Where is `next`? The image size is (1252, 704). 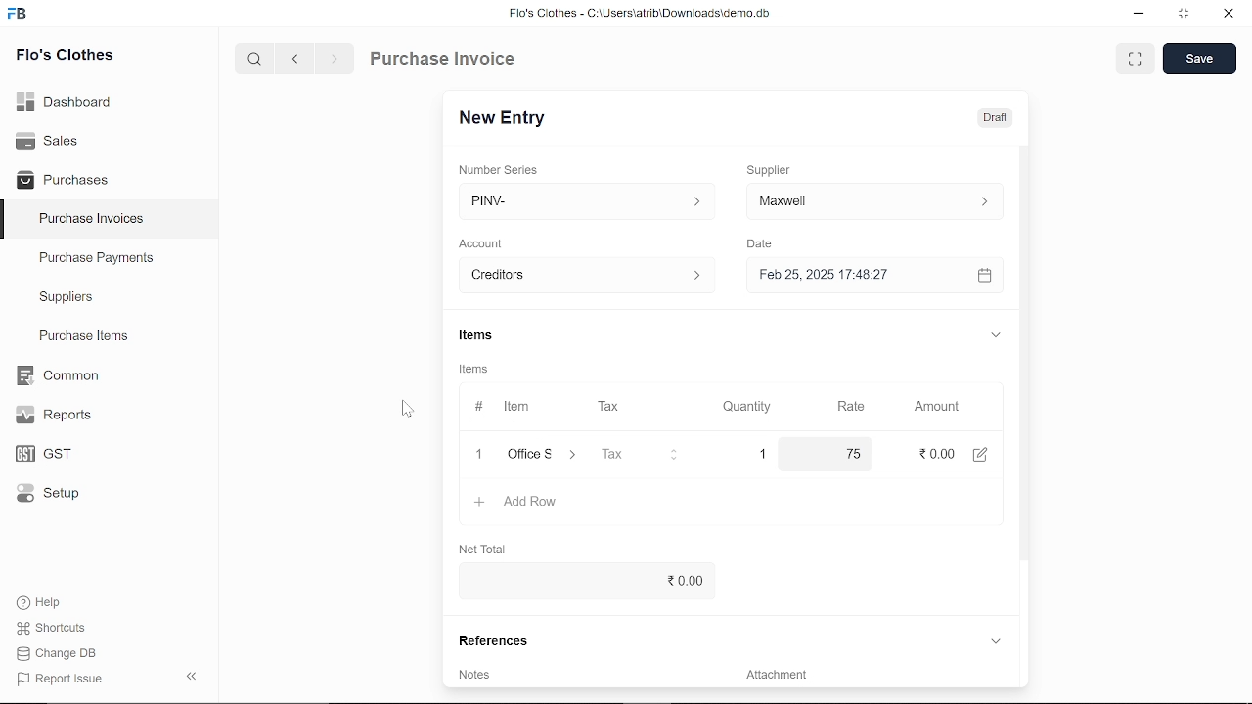
next is located at coordinates (335, 62).